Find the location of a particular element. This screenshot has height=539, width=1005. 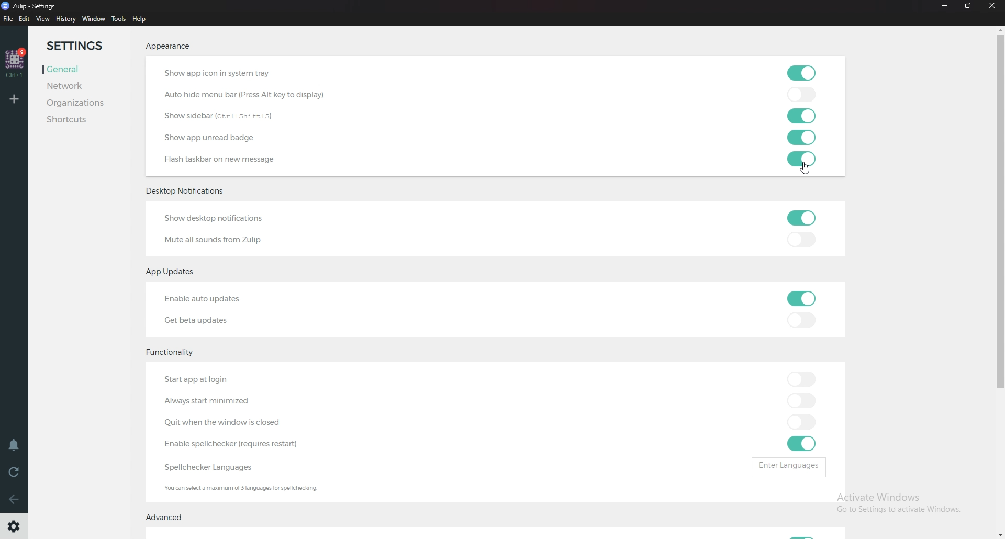

edit is located at coordinates (25, 19).